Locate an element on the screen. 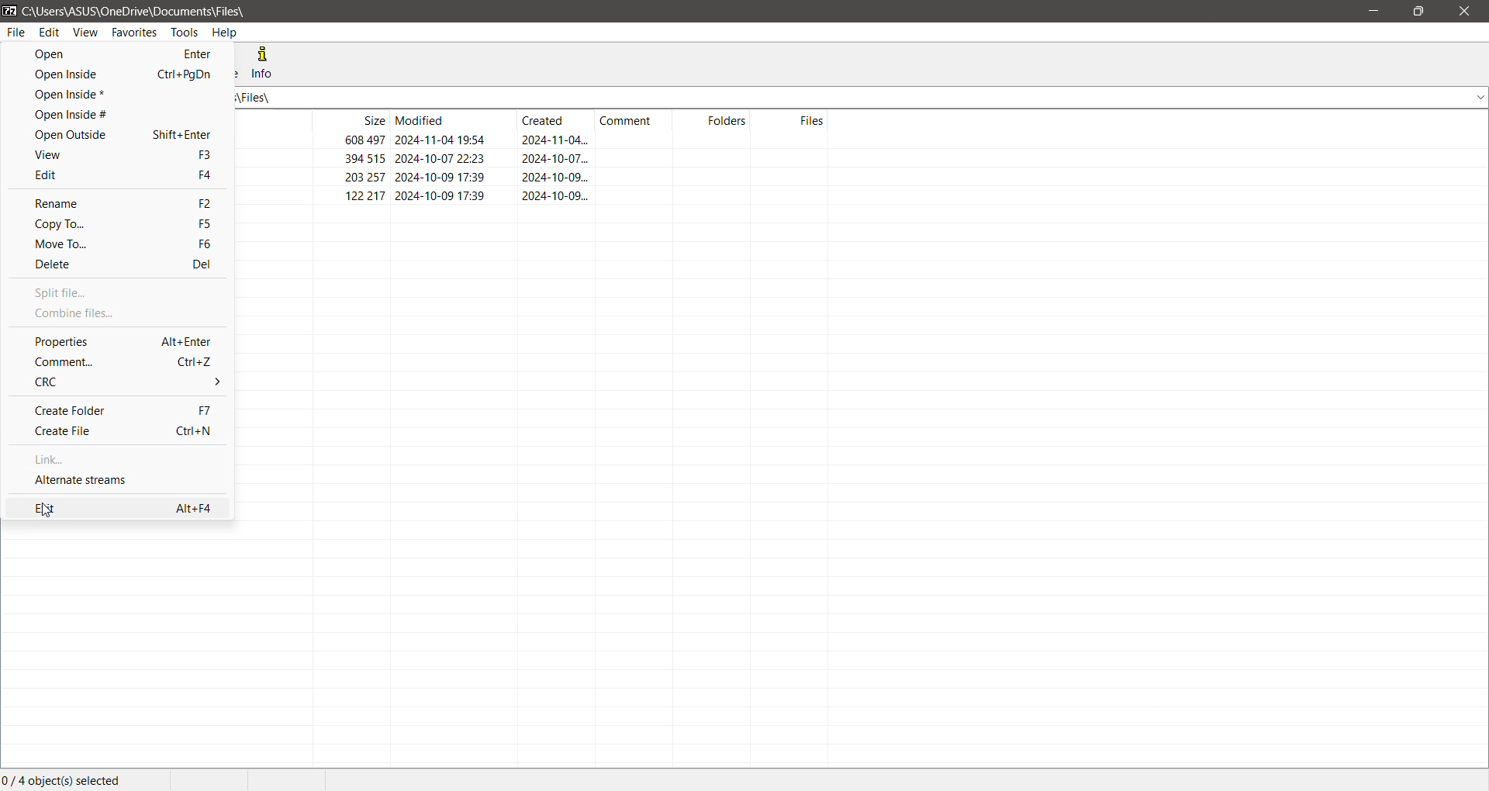  Open Outside is located at coordinates (123, 133).